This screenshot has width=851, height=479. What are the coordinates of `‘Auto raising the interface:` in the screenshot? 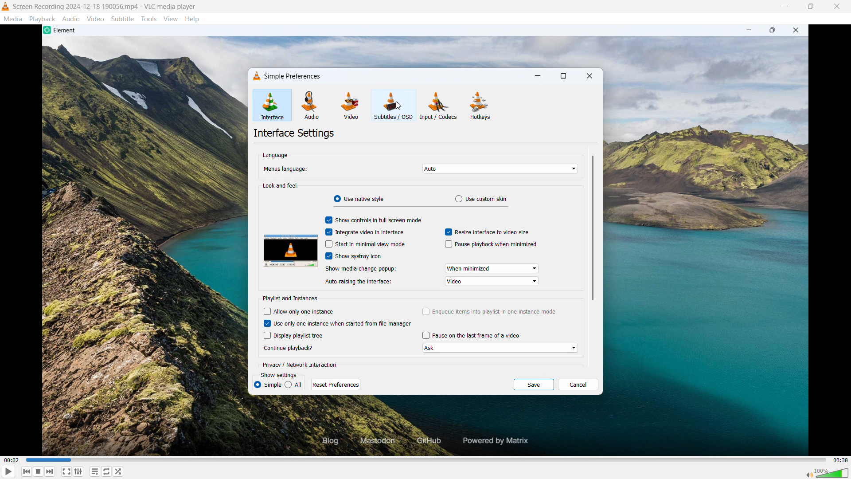 It's located at (360, 282).